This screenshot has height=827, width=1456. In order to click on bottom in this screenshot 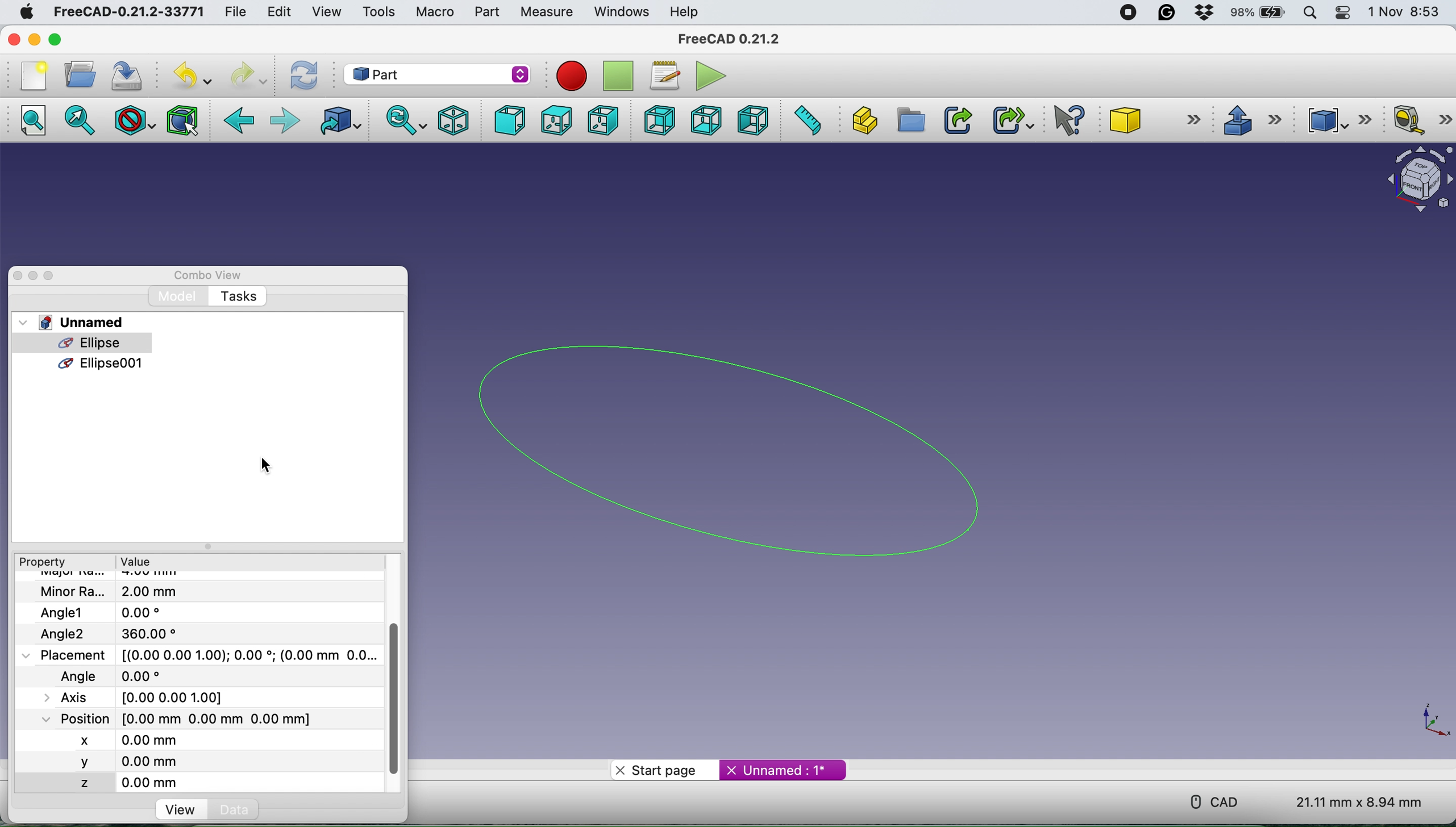, I will do `click(705, 121)`.